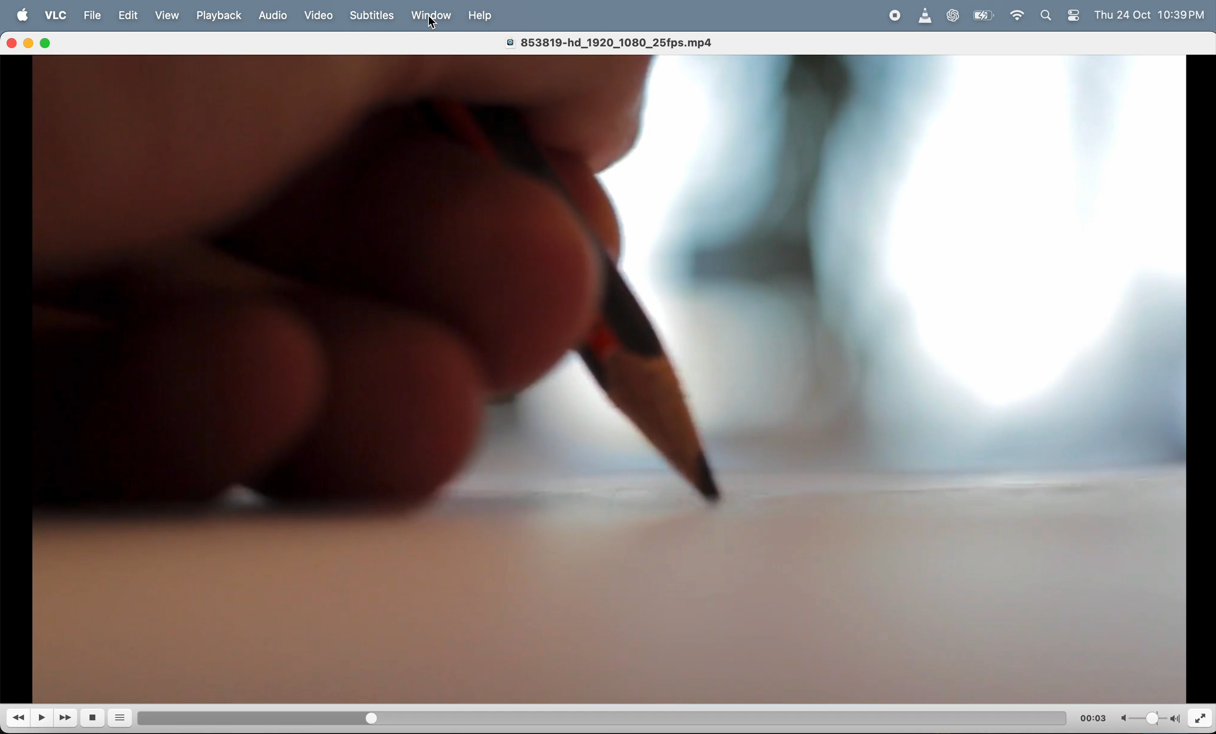 The width and height of the screenshot is (1216, 734). Describe the element at coordinates (220, 15) in the screenshot. I see `playback` at that location.